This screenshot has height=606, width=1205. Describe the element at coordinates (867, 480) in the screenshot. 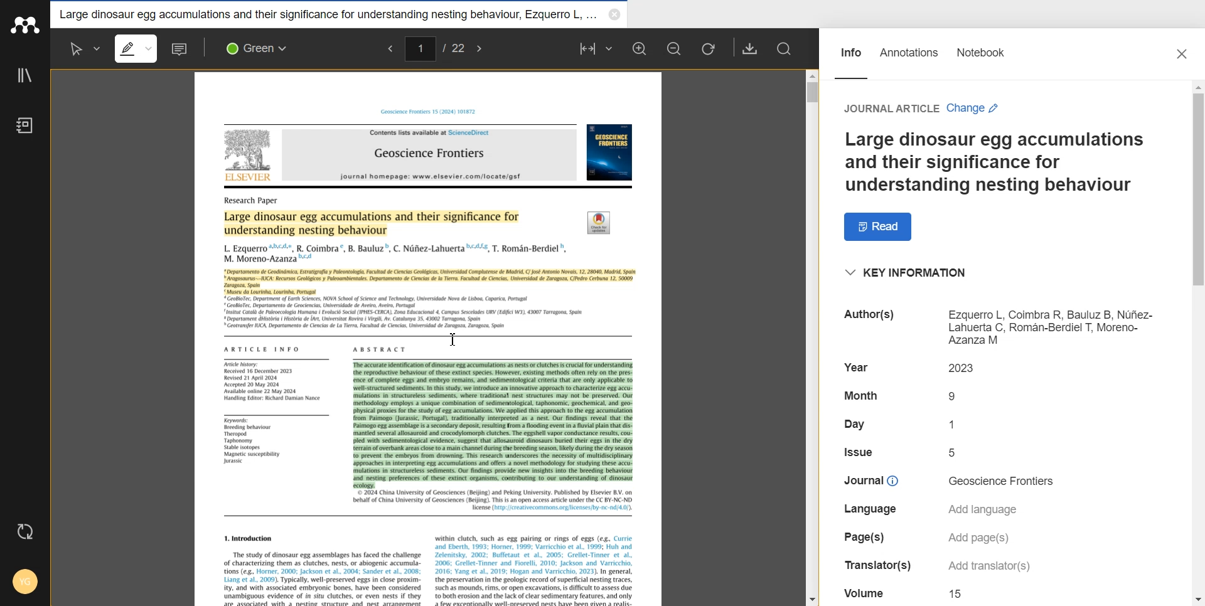

I see `text` at that location.